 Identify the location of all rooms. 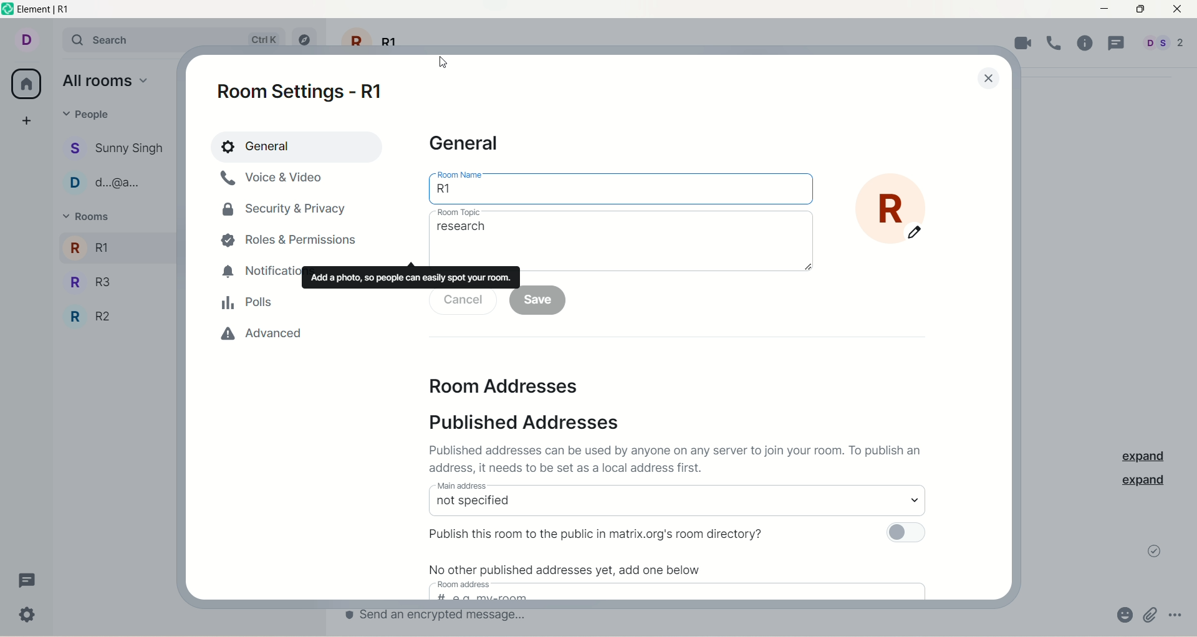
(108, 82).